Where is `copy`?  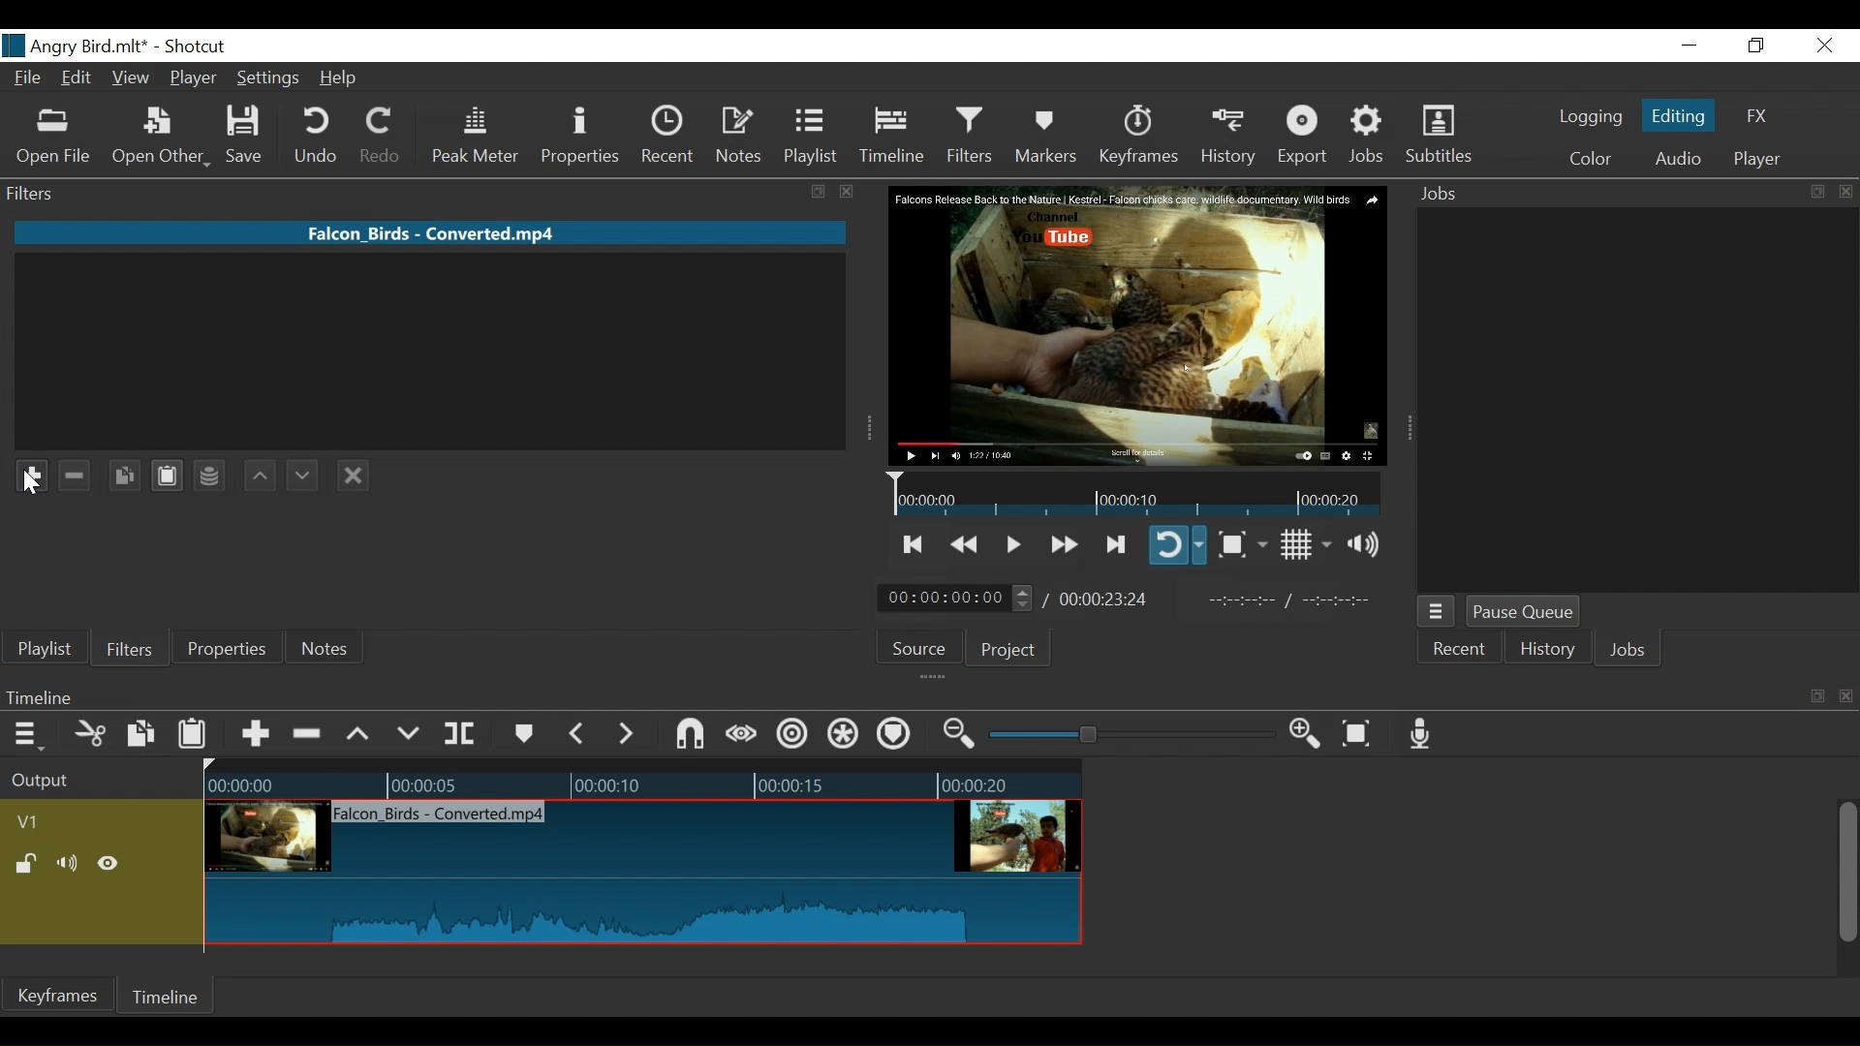 copy is located at coordinates (1817, 696).